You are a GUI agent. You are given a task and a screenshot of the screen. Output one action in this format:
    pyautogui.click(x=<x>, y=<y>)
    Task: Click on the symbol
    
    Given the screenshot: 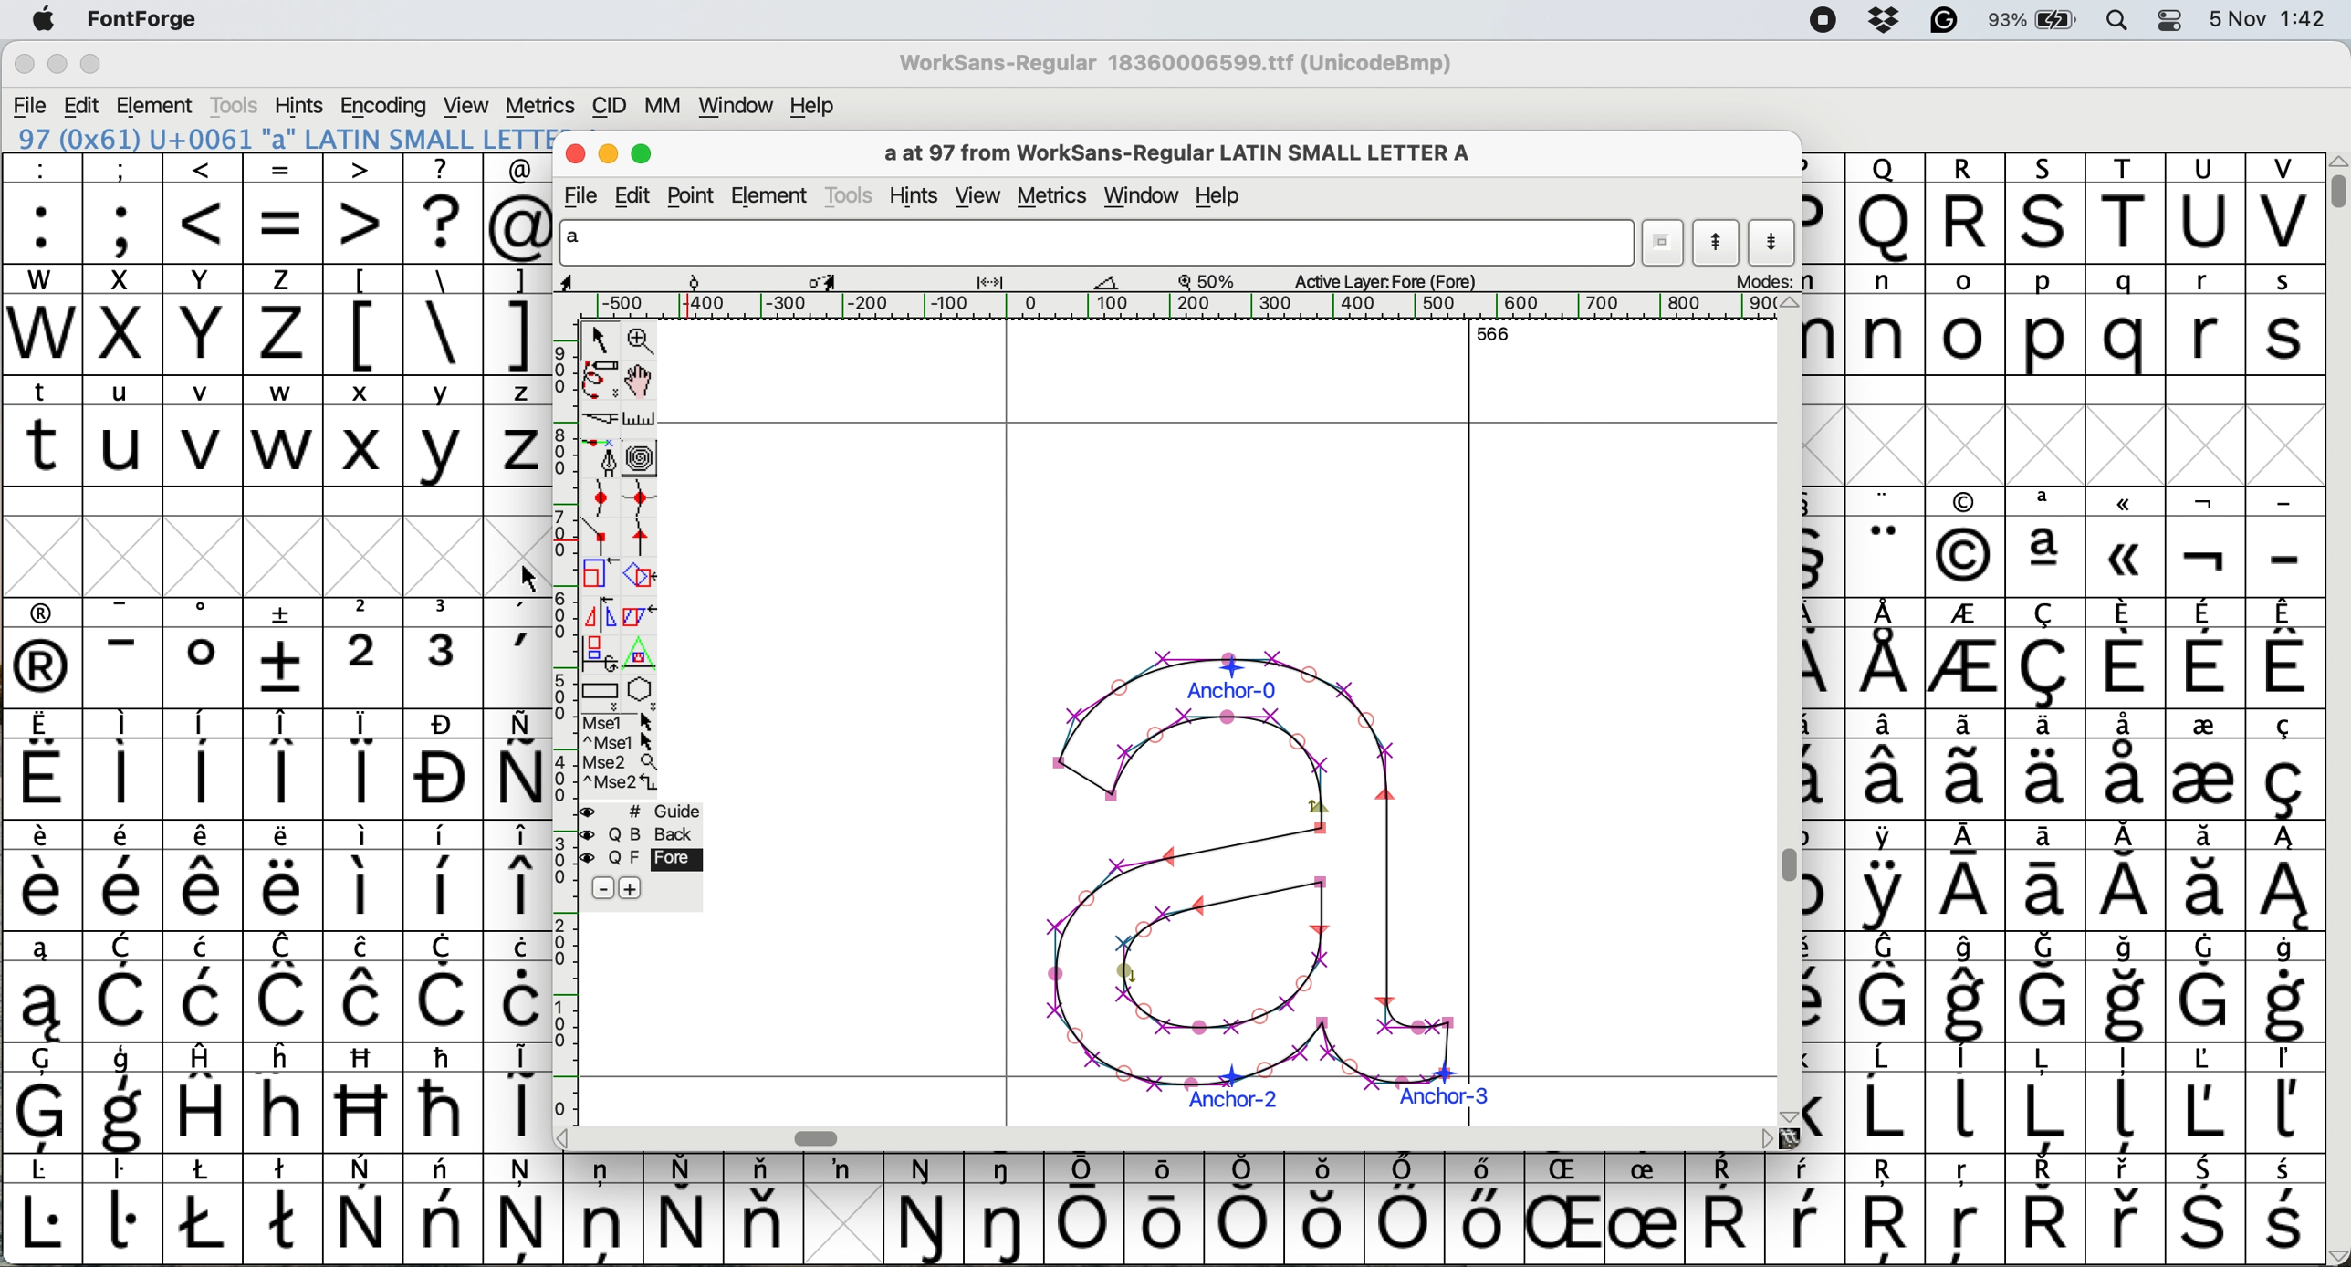 What is the action you would take?
    pyautogui.click(x=44, y=654)
    